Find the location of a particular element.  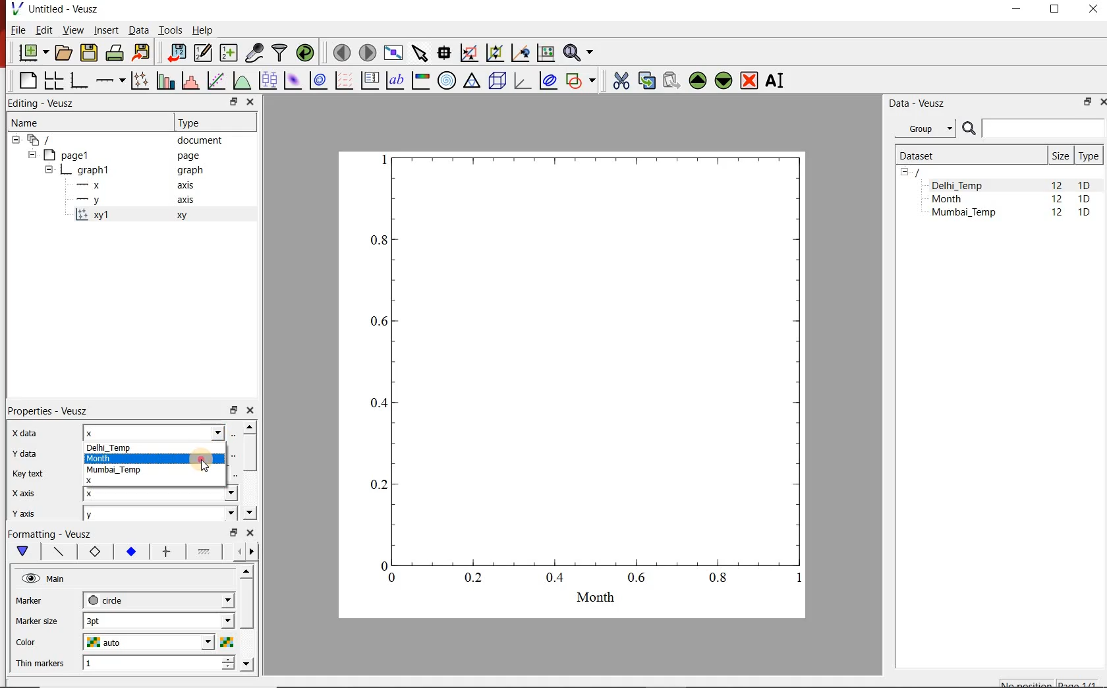

x axix is located at coordinates (20, 492).